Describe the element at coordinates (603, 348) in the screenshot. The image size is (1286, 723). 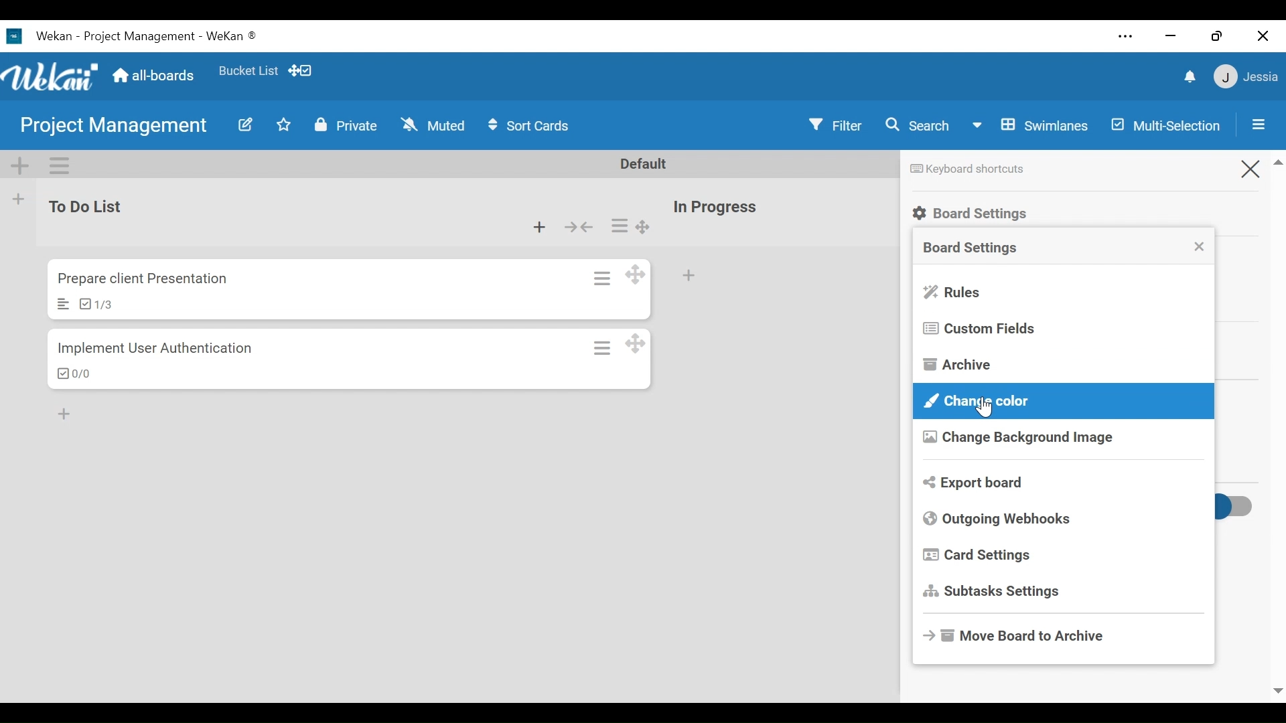
I see `Card actions` at that location.